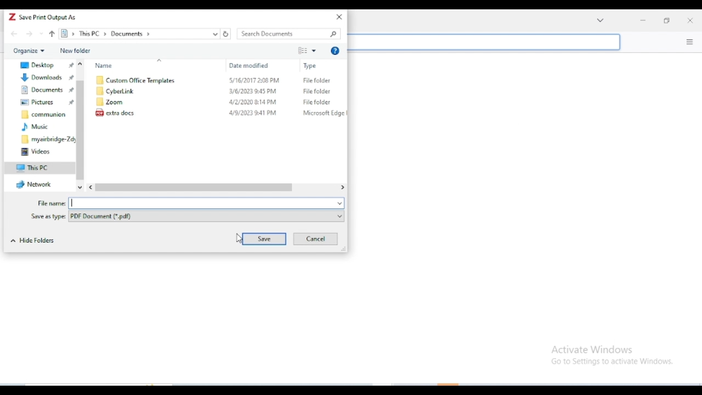  Describe the element at coordinates (134, 80) in the screenshot. I see `Custom Office Templates folder` at that location.